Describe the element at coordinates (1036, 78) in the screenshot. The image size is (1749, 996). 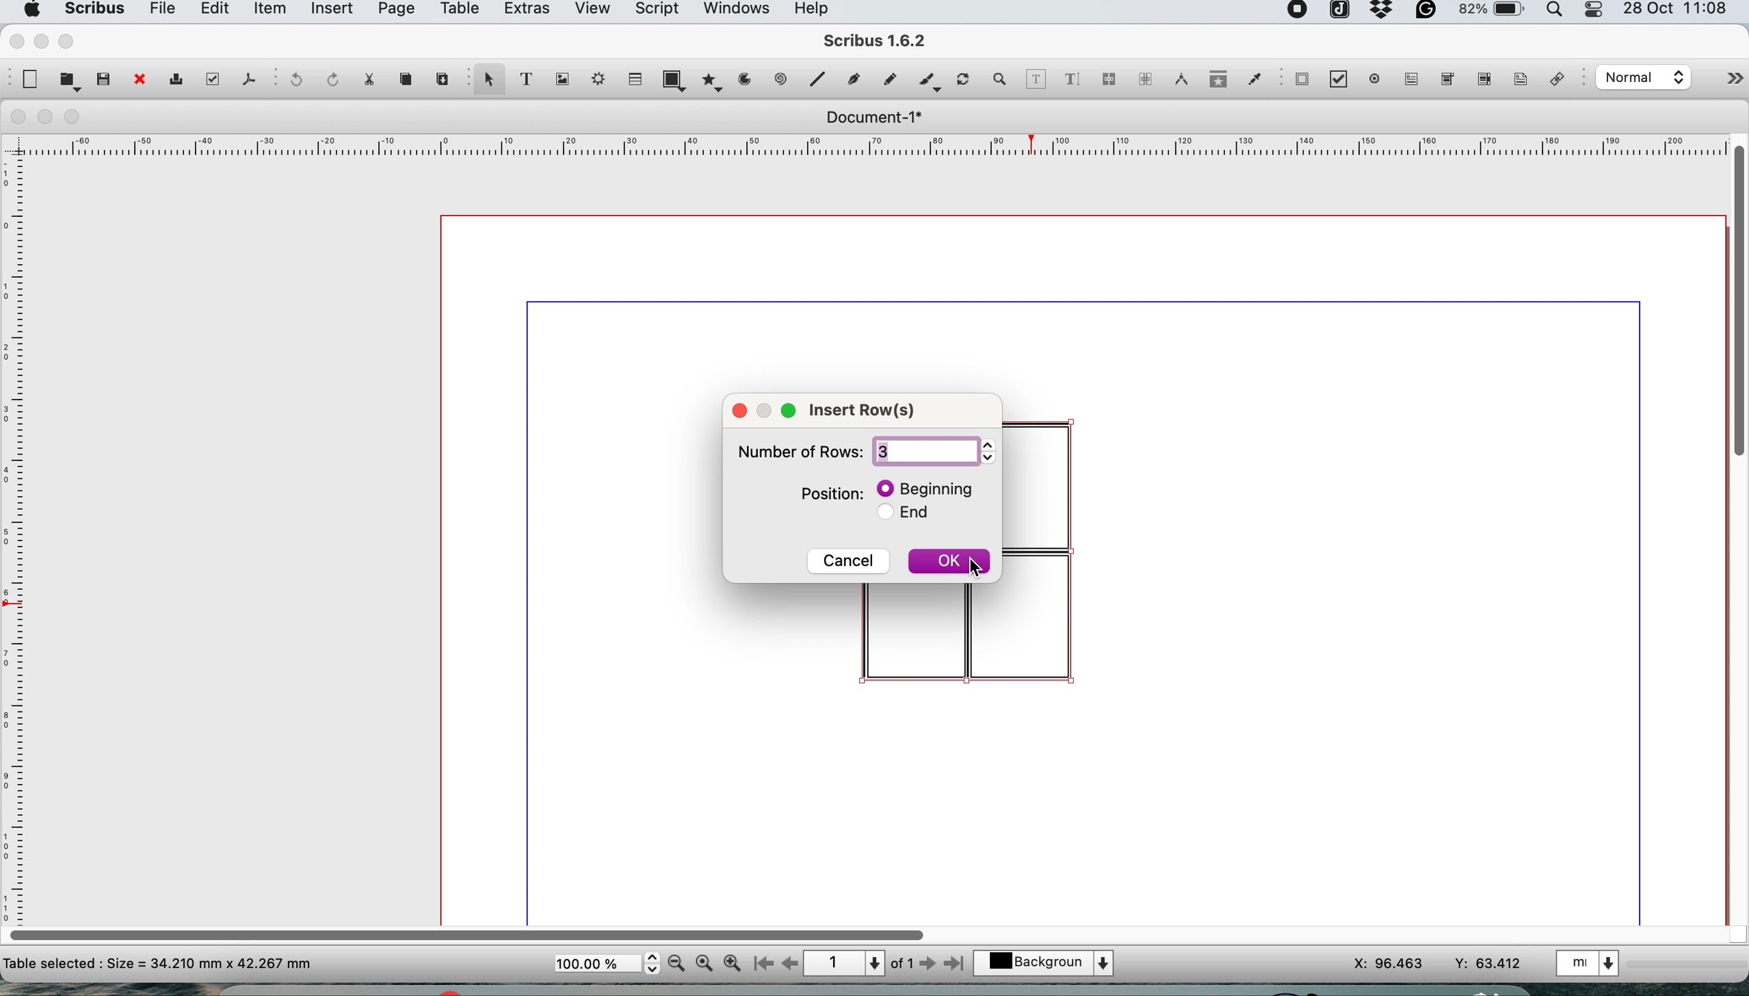
I see `edit contents of frame` at that location.